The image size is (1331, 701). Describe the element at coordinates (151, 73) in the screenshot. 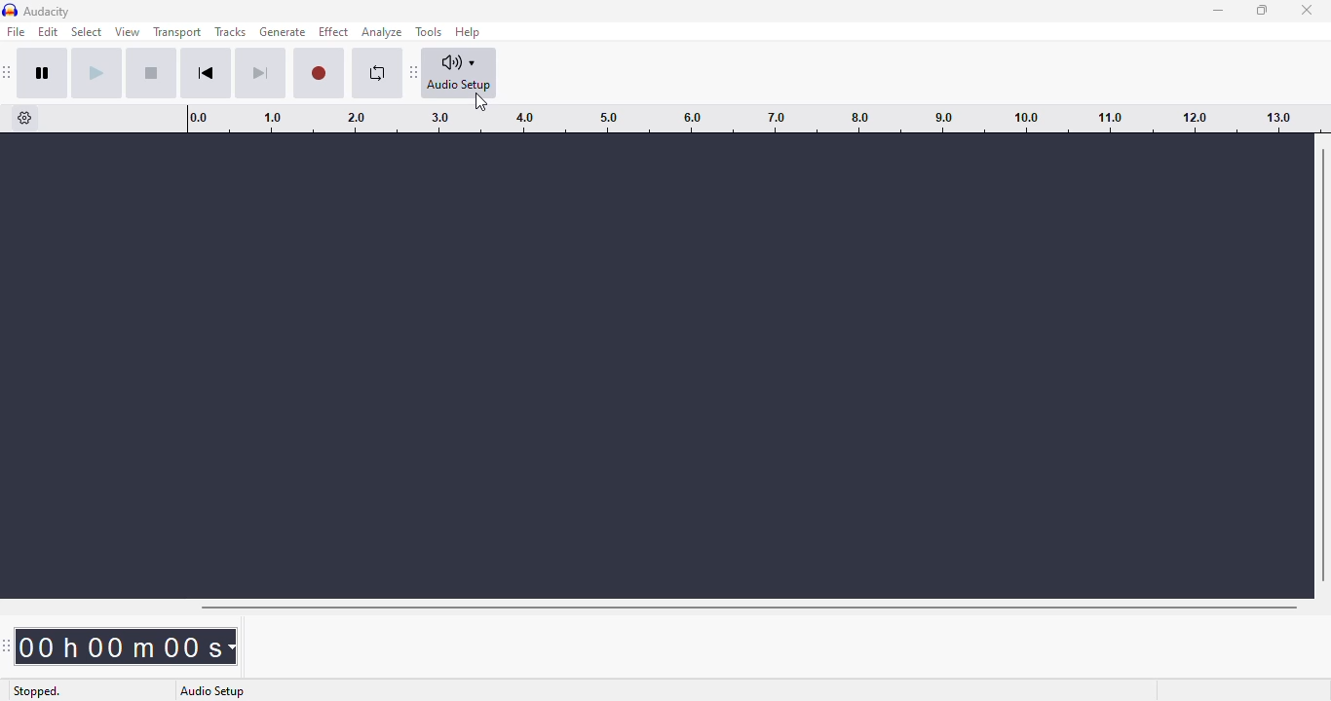

I see `stop` at that location.